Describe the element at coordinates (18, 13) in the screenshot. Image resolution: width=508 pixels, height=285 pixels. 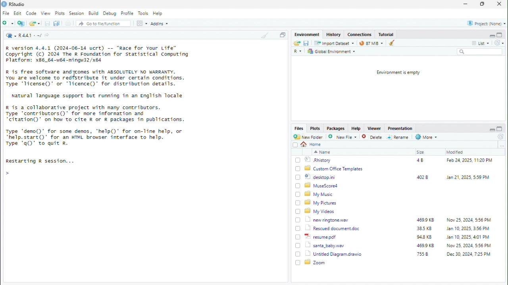
I see `Edit` at that location.